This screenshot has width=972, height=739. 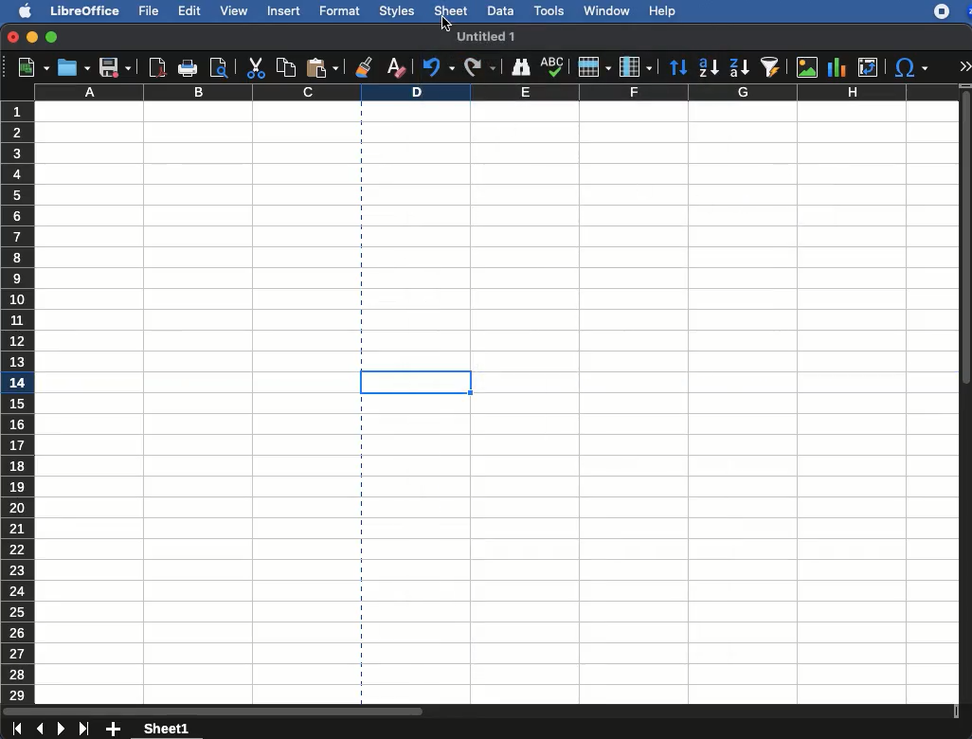 What do you see at coordinates (116, 67) in the screenshot?
I see `save` at bounding box center [116, 67].